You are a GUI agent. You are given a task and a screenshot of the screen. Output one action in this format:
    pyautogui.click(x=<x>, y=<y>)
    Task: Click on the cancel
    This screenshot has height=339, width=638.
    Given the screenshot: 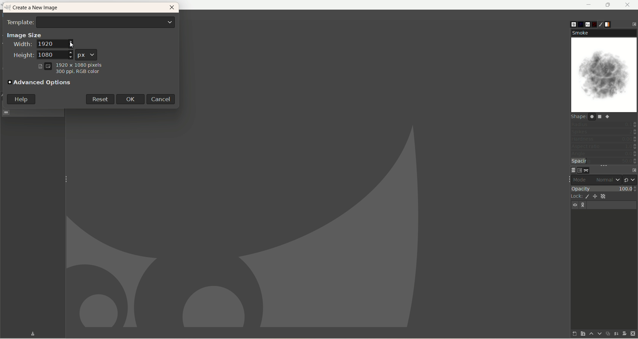 What is the action you would take?
    pyautogui.click(x=162, y=99)
    